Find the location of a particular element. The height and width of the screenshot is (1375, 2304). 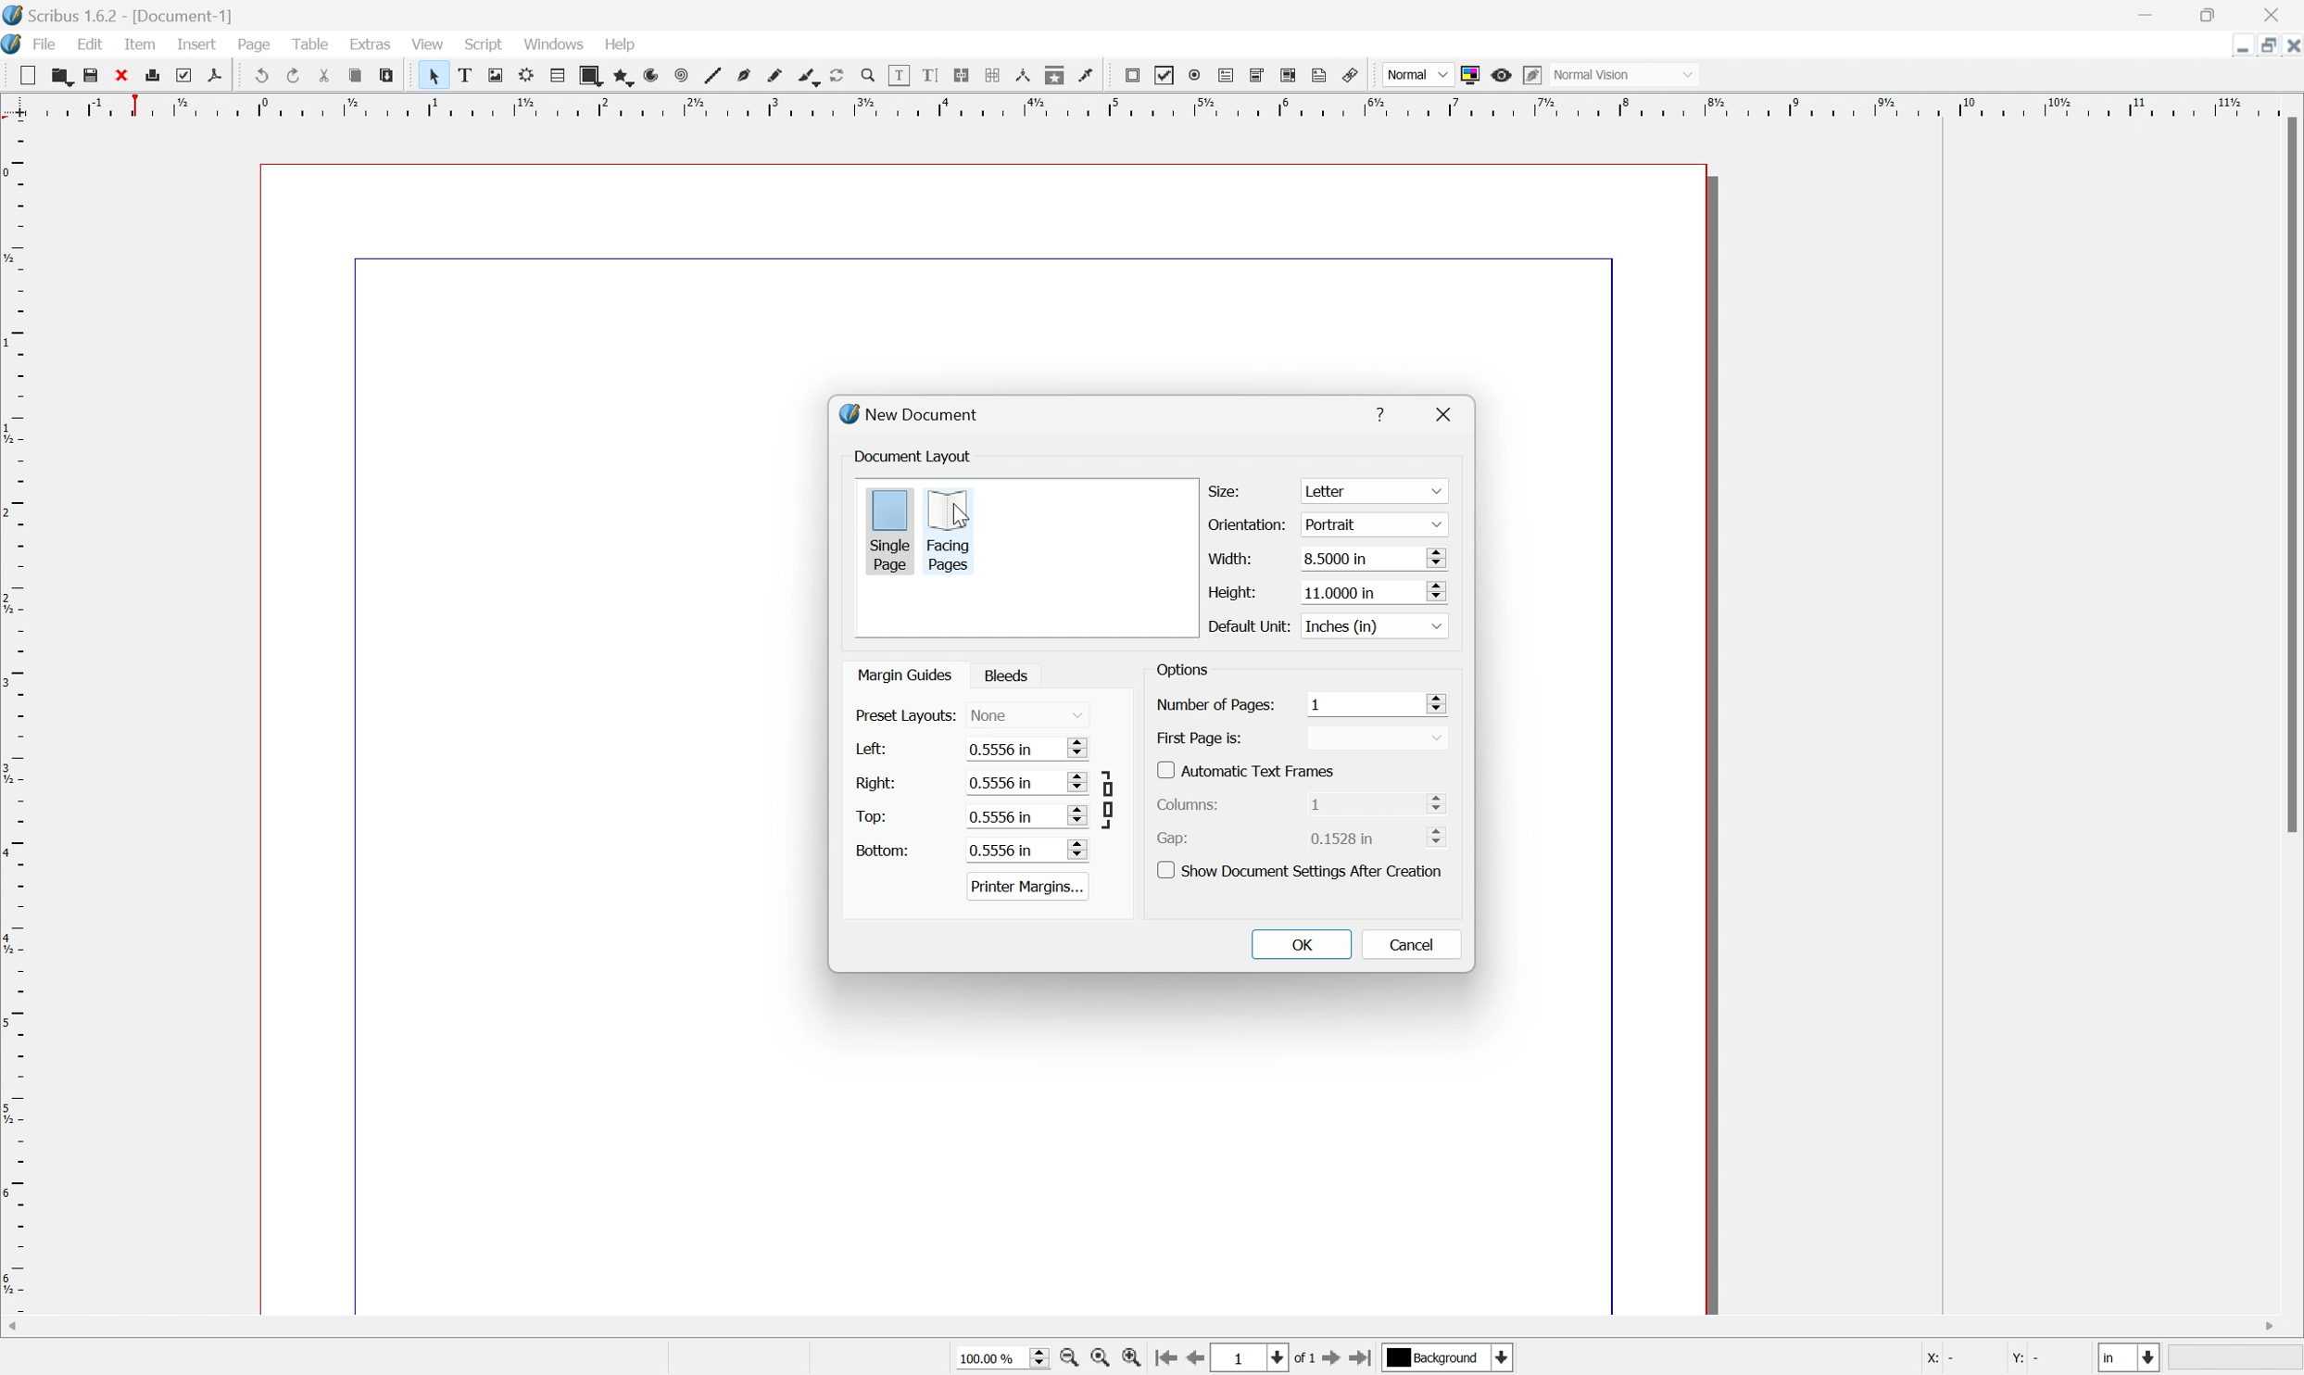

Preview mode is located at coordinates (1505, 72).